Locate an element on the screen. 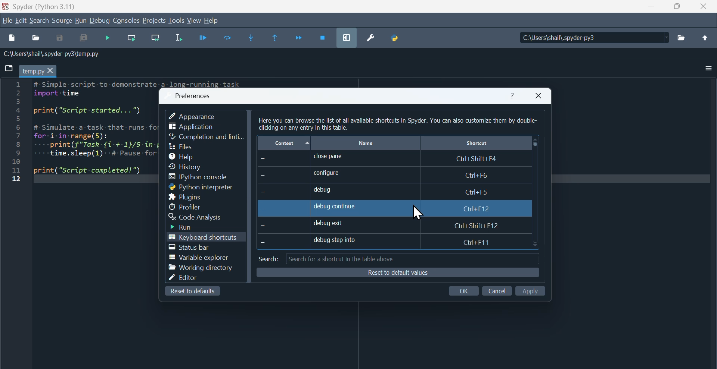 The width and height of the screenshot is (717, 369). Run current line and go to the next one is located at coordinates (156, 39).